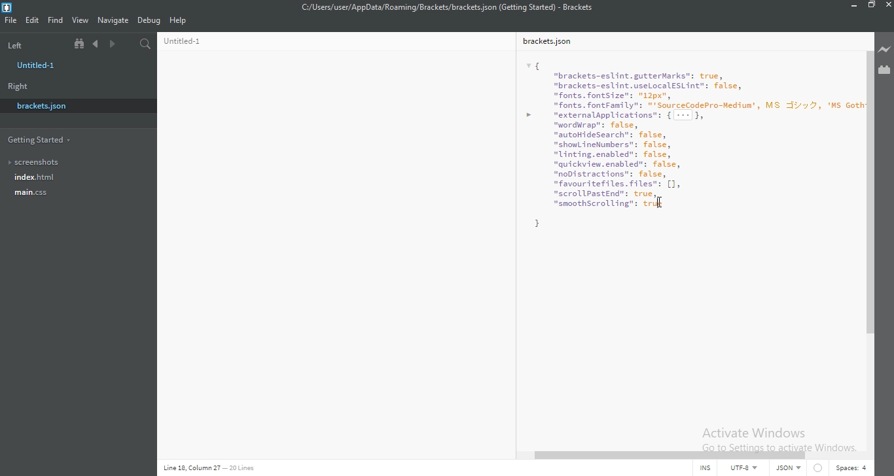  I want to click on Spaces:4, so click(856, 469).